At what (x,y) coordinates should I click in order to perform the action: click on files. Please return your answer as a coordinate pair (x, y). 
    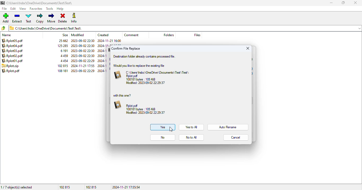
    Looking at the image, I should click on (197, 35).